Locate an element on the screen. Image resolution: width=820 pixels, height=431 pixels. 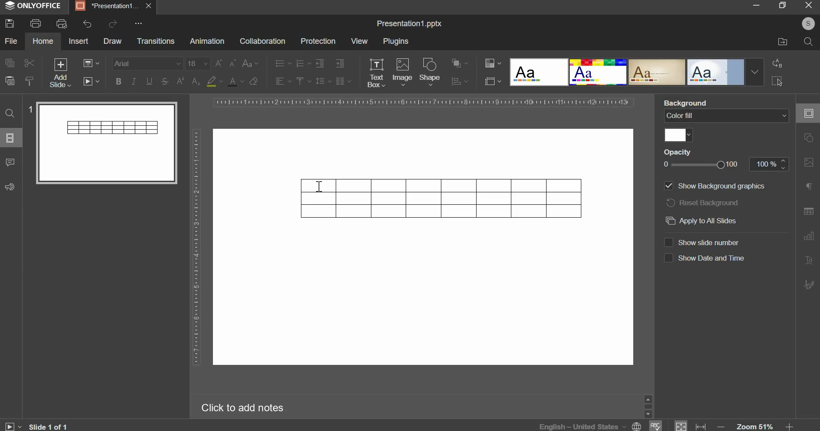
font size is located at coordinates (211, 64).